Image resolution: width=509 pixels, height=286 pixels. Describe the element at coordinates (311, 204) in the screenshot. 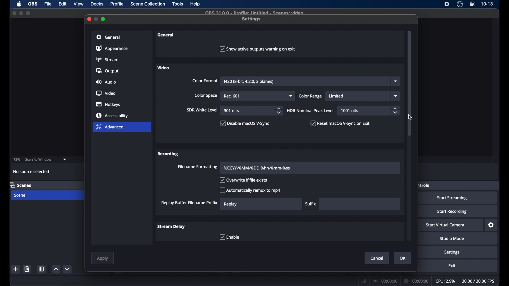

I see `suffix` at that location.